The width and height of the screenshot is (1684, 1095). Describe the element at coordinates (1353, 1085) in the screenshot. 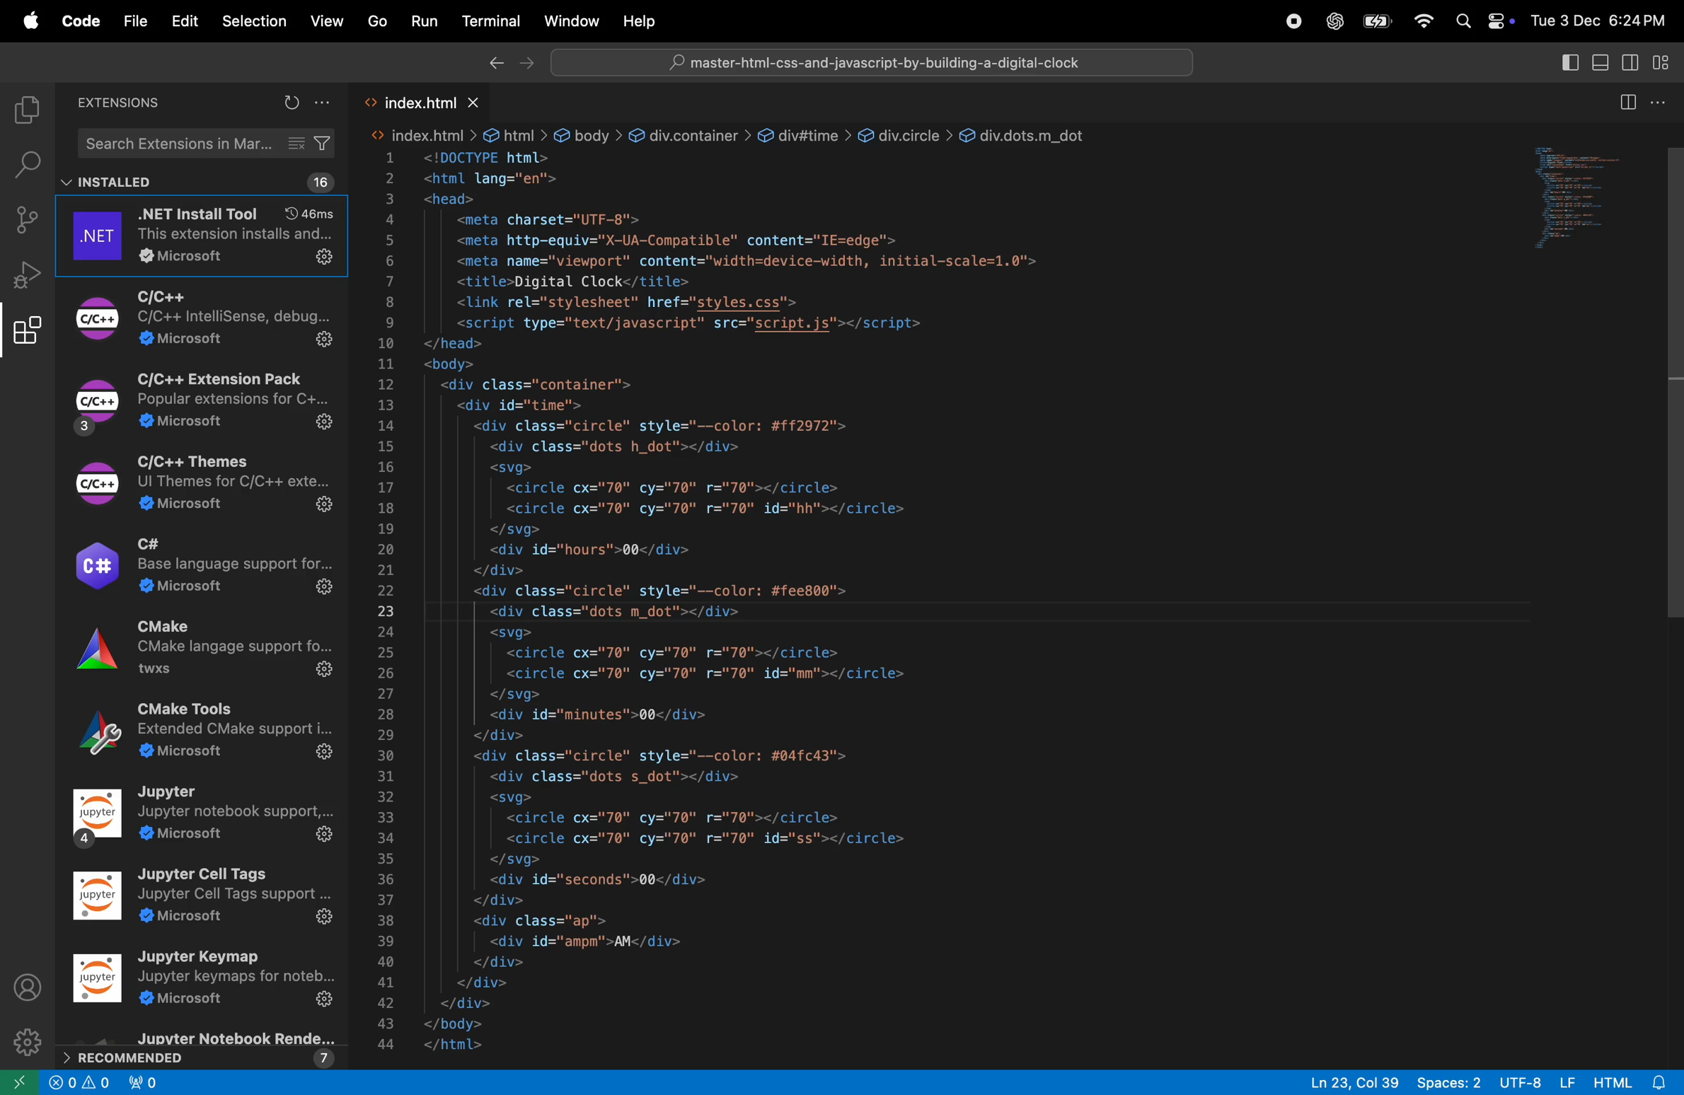

I see `ln 23 col 39` at that location.